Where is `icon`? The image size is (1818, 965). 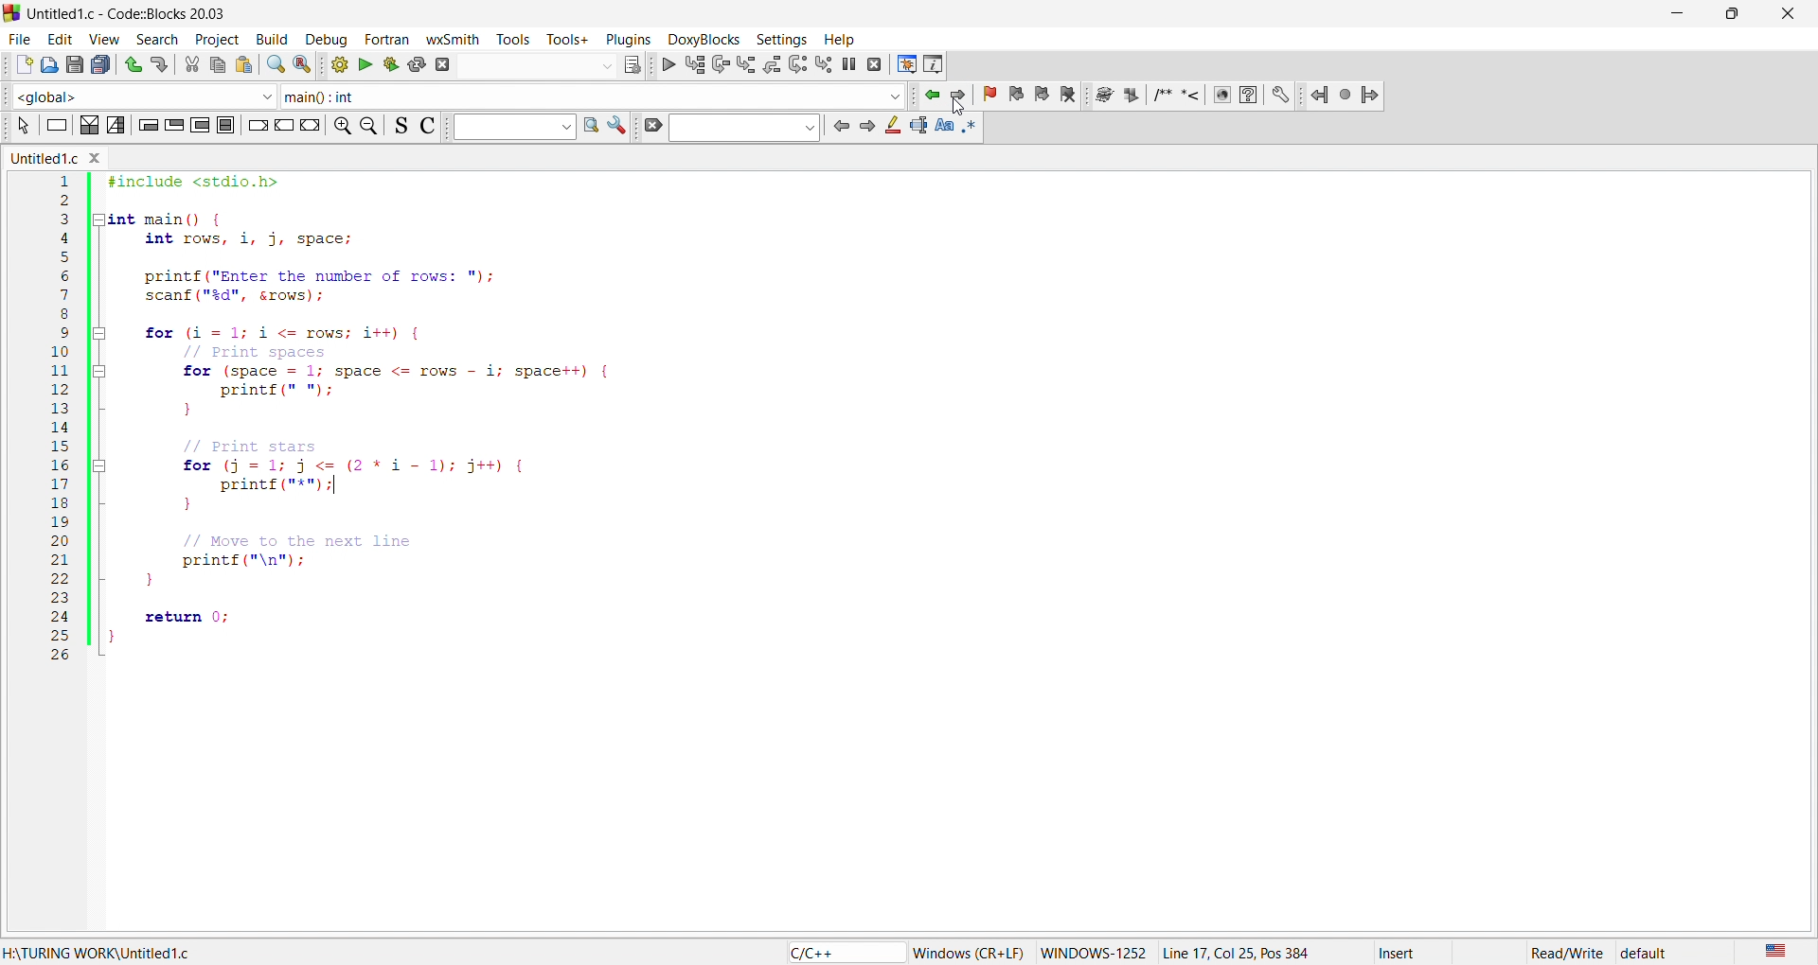 icon is located at coordinates (23, 128).